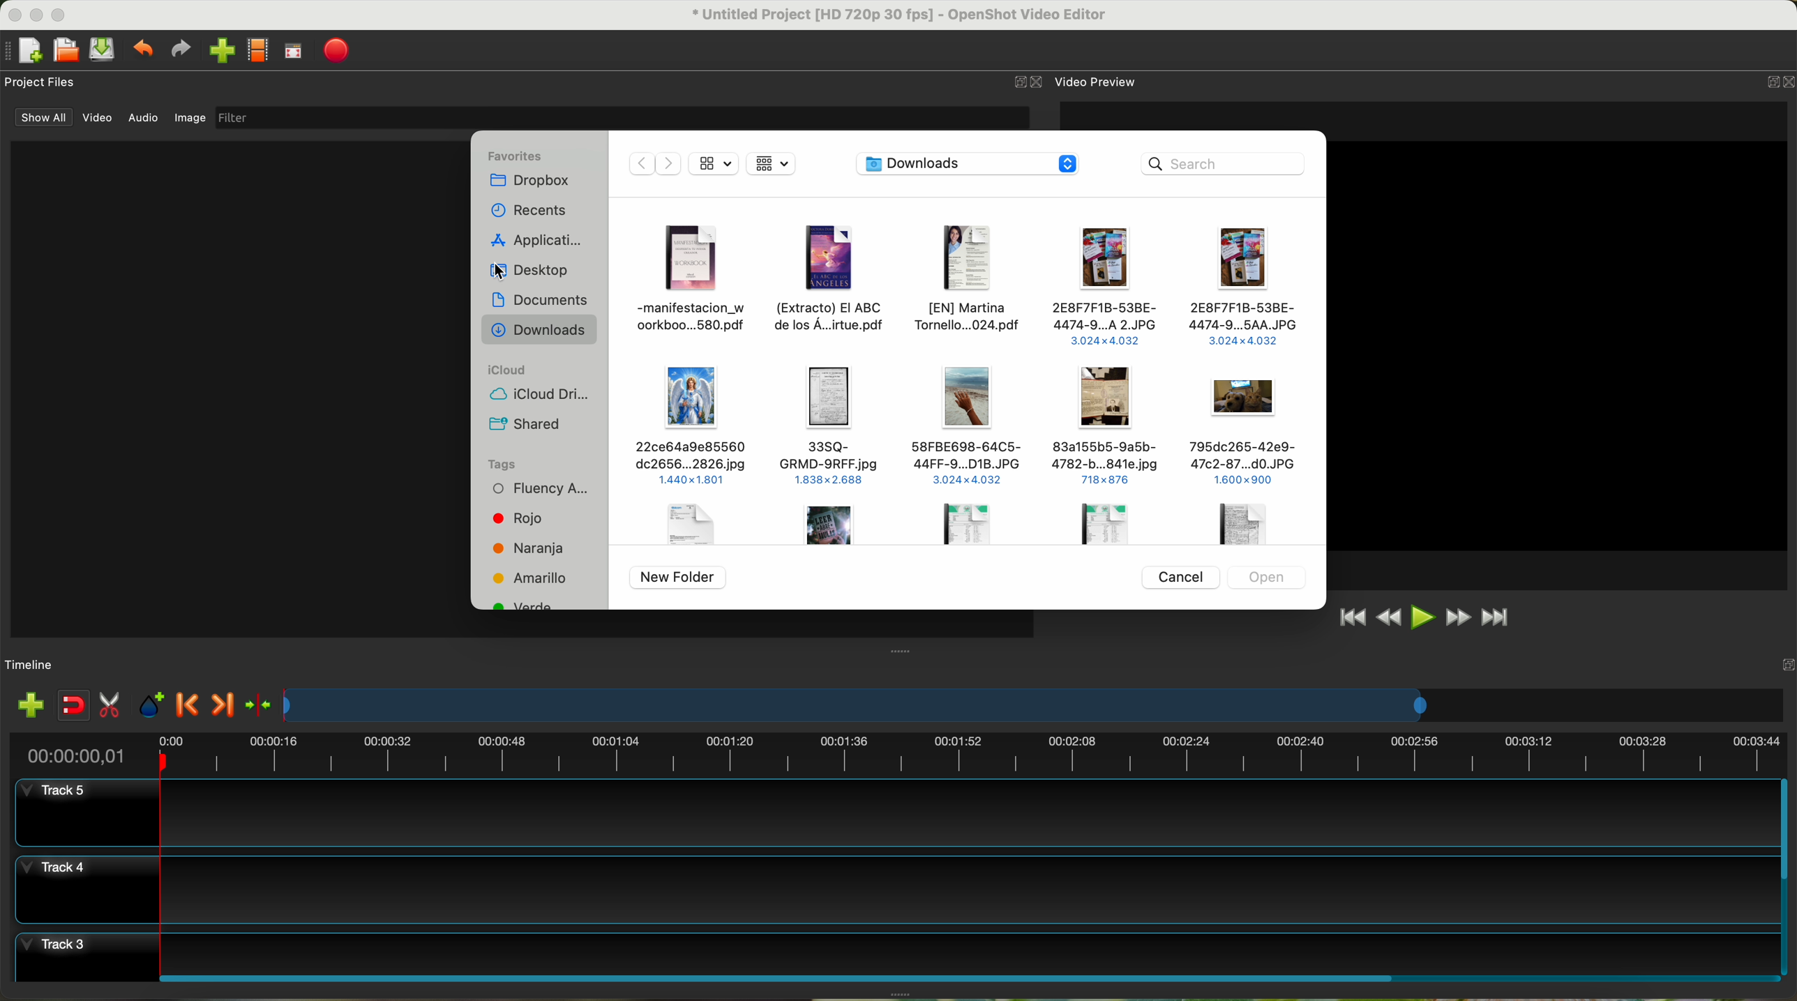 Image resolution: width=1797 pixels, height=1001 pixels. Describe the element at coordinates (1245, 287) in the screenshot. I see `file` at that location.